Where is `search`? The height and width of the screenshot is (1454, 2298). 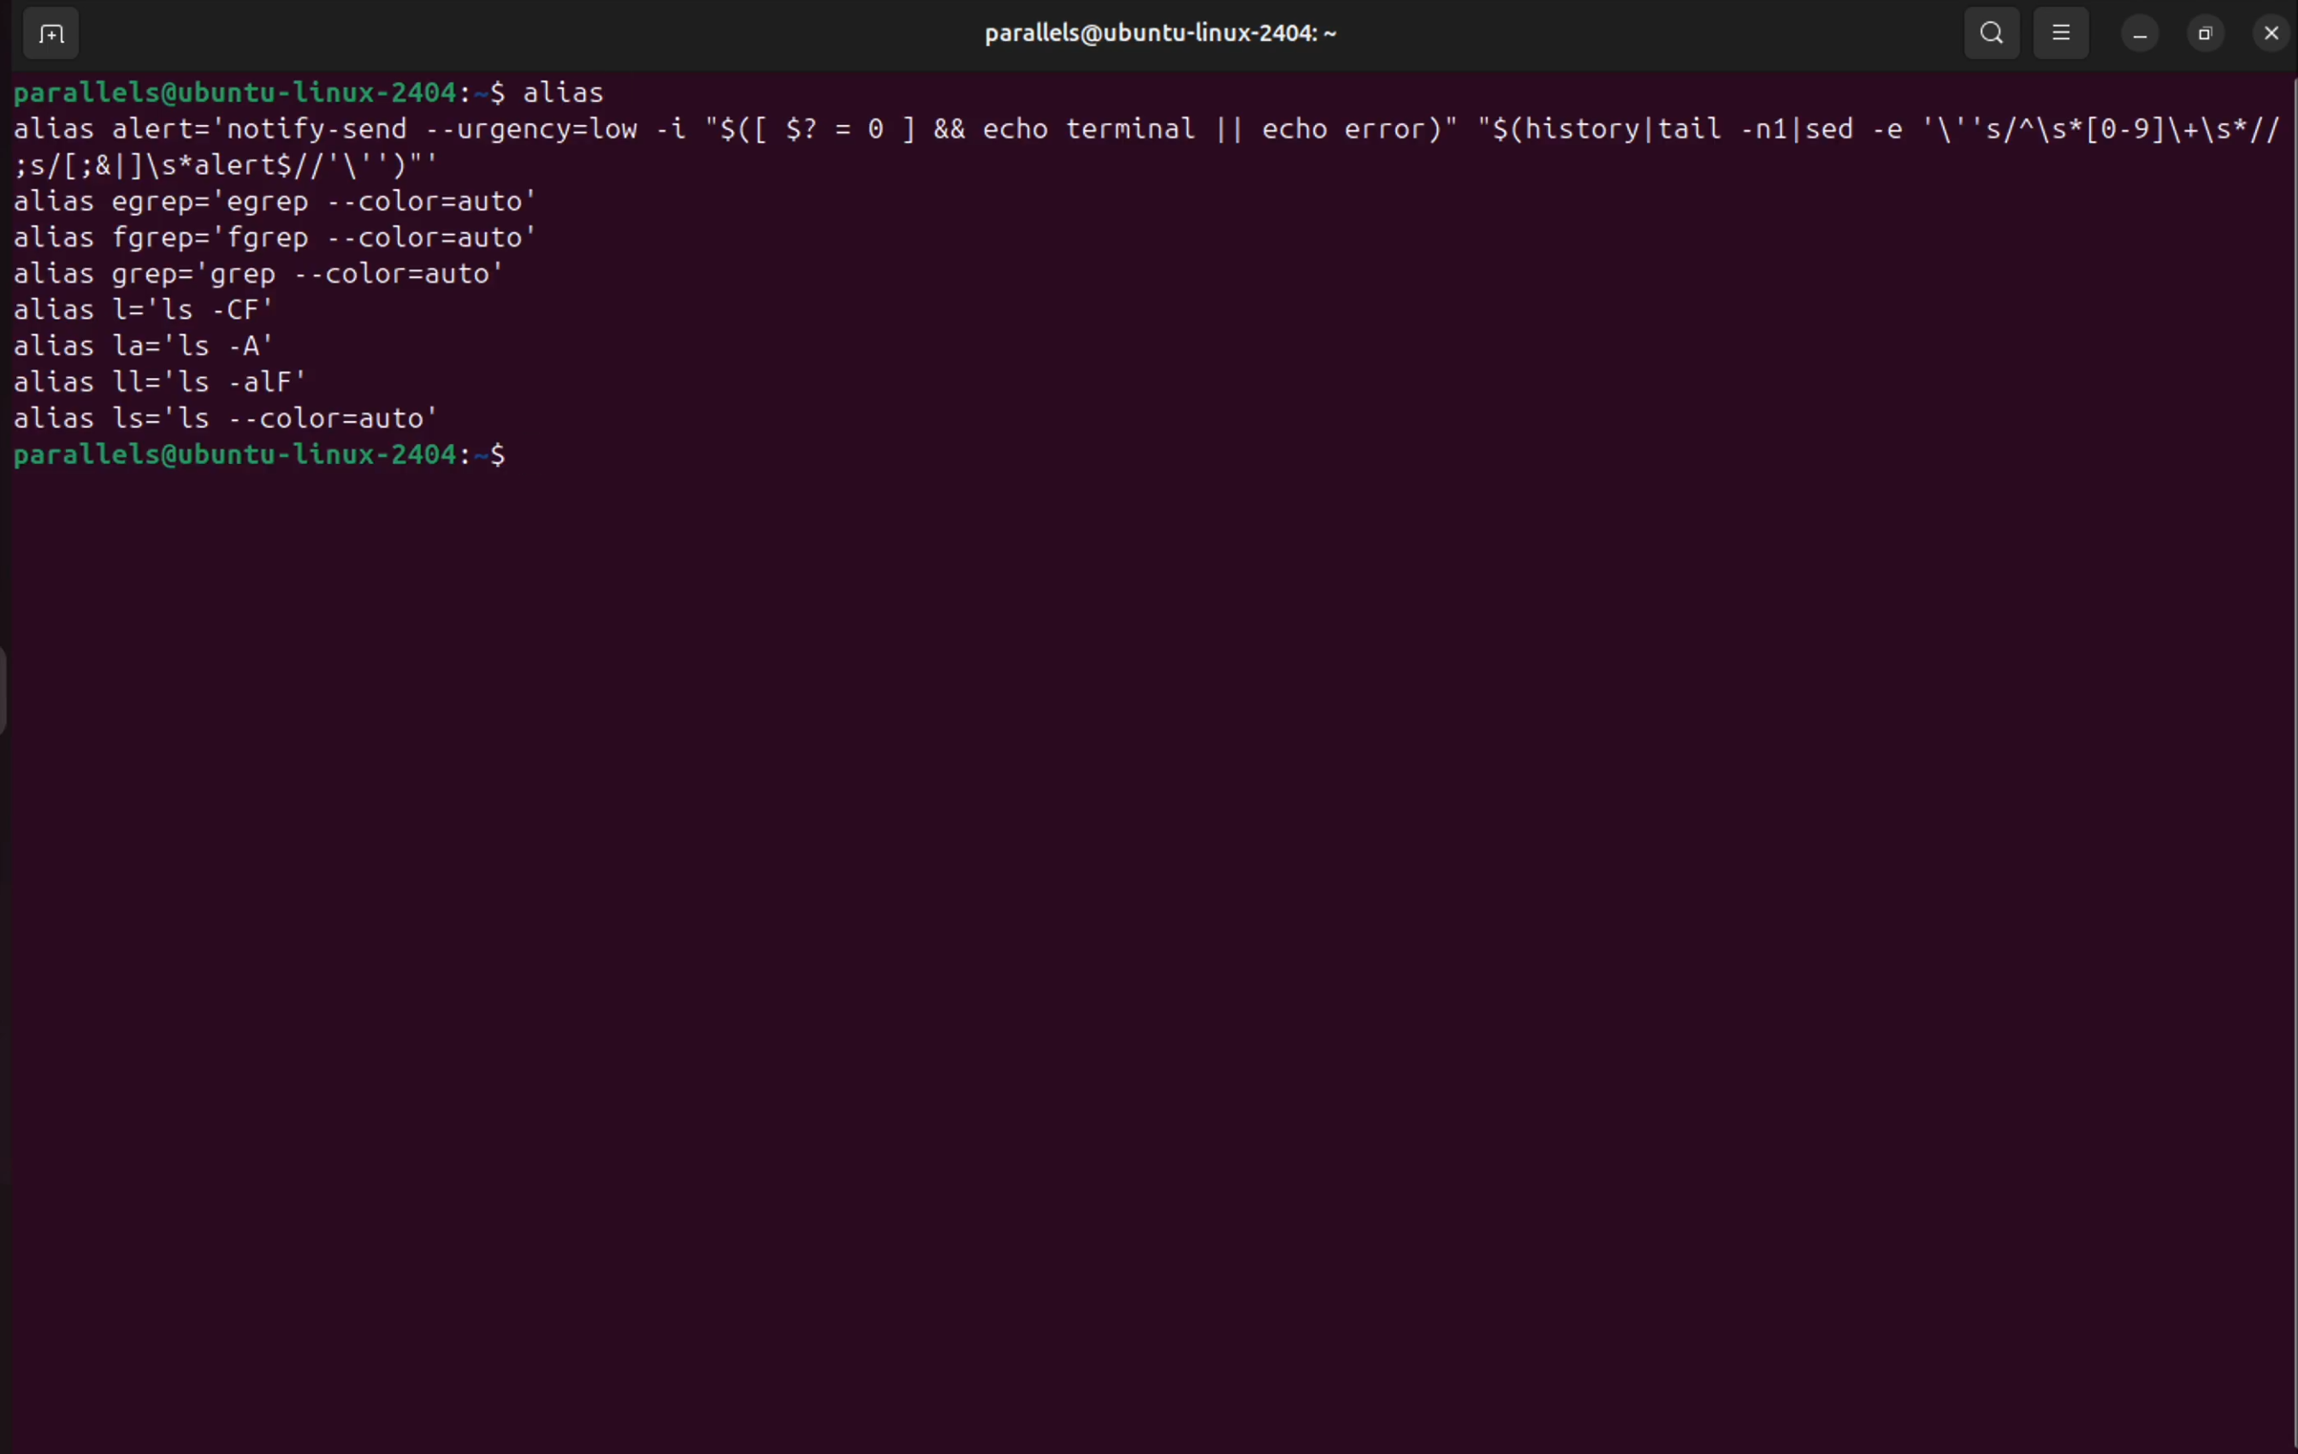 search is located at coordinates (1991, 32).